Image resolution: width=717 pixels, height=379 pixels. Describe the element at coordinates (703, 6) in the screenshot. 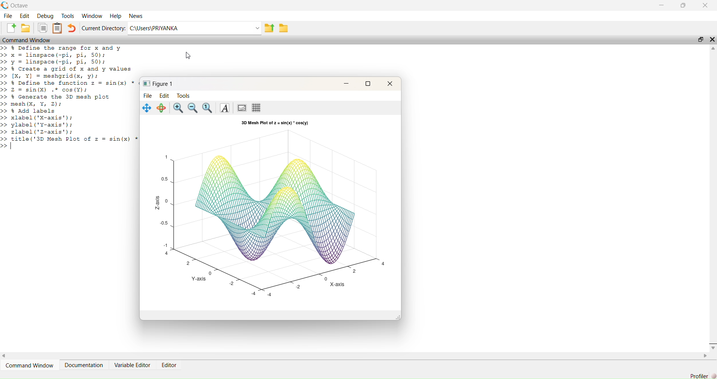

I see `Close` at that location.